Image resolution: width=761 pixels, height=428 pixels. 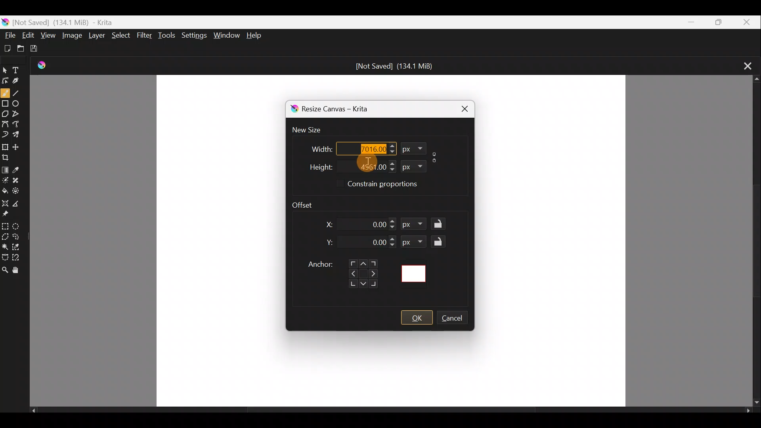 What do you see at coordinates (19, 227) in the screenshot?
I see `Elliptical selection tool` at bounding box center [19, 227].